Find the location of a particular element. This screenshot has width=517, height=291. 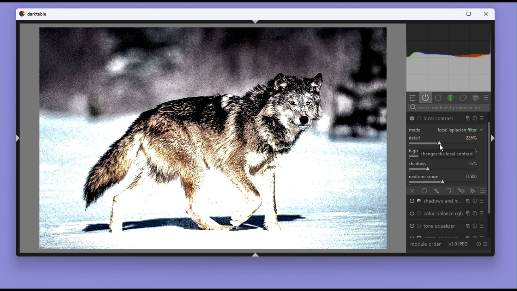

local contrast is located at coordinates (439, 118).